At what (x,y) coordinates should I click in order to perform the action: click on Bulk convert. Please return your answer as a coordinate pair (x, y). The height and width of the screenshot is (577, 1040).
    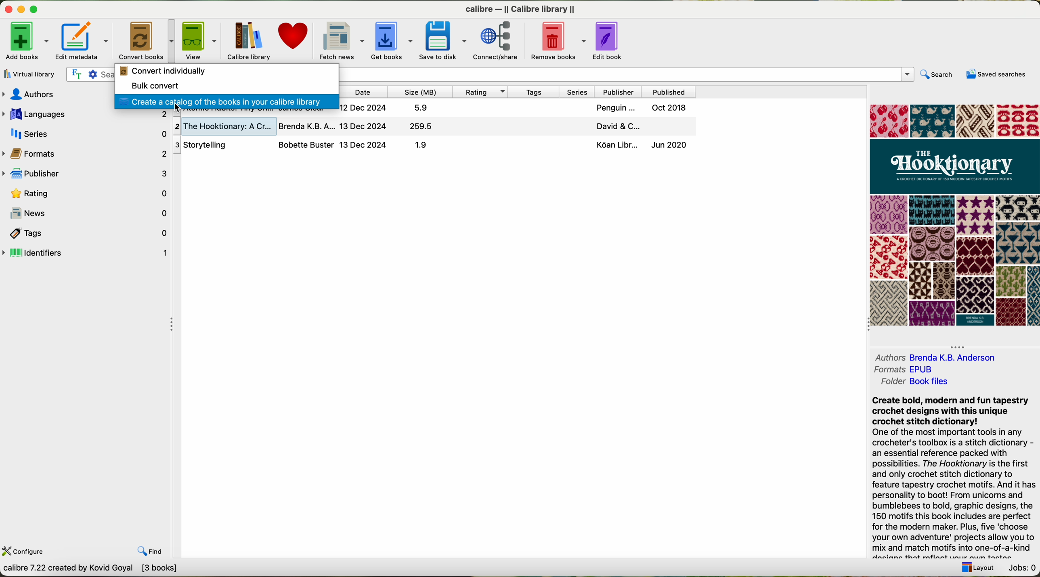
    Looking at the image, I should click on (156, 85).